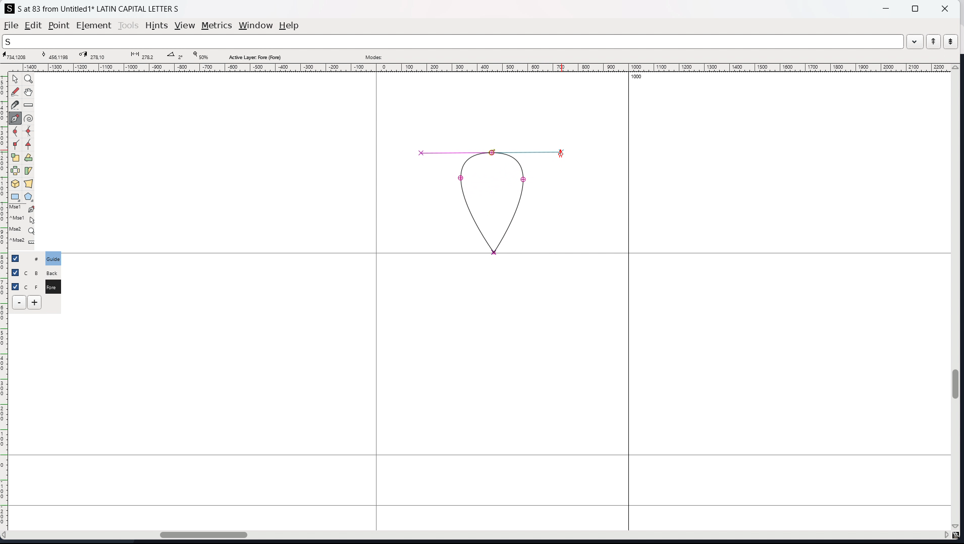 The width and height of the screenshot is (964, 544). I want to click on ^Mse1, so click(23, 220).